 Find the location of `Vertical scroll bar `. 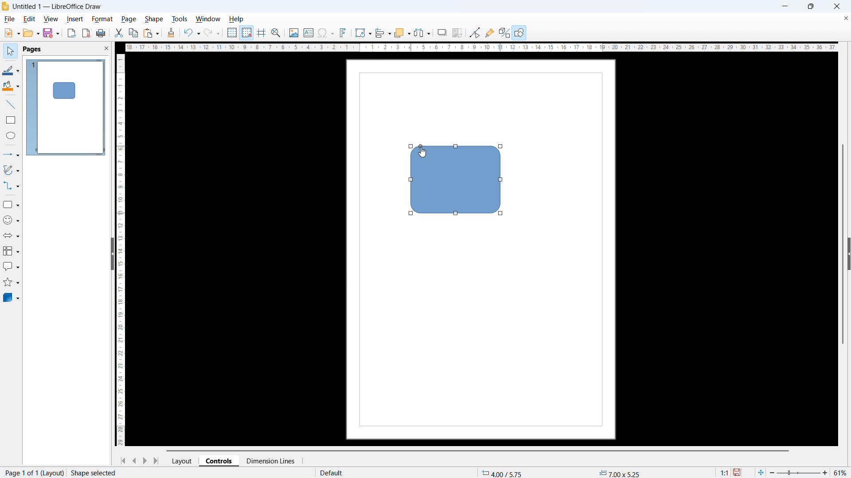

Vertical scroll bar  is located at coordinates (843, 244).